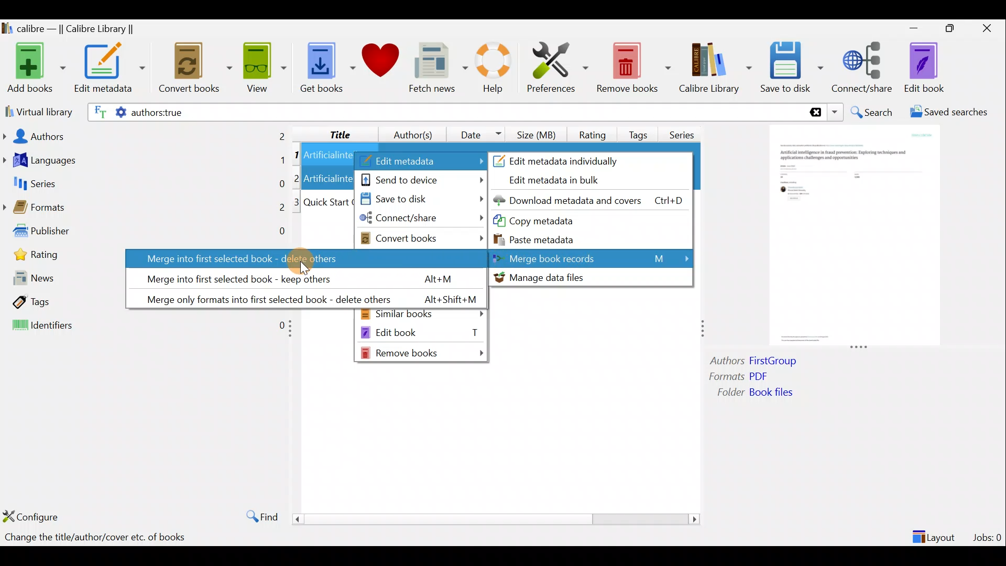 This screenshot has width=1006, height=566. I want to click on Rating, so click(593, 133).